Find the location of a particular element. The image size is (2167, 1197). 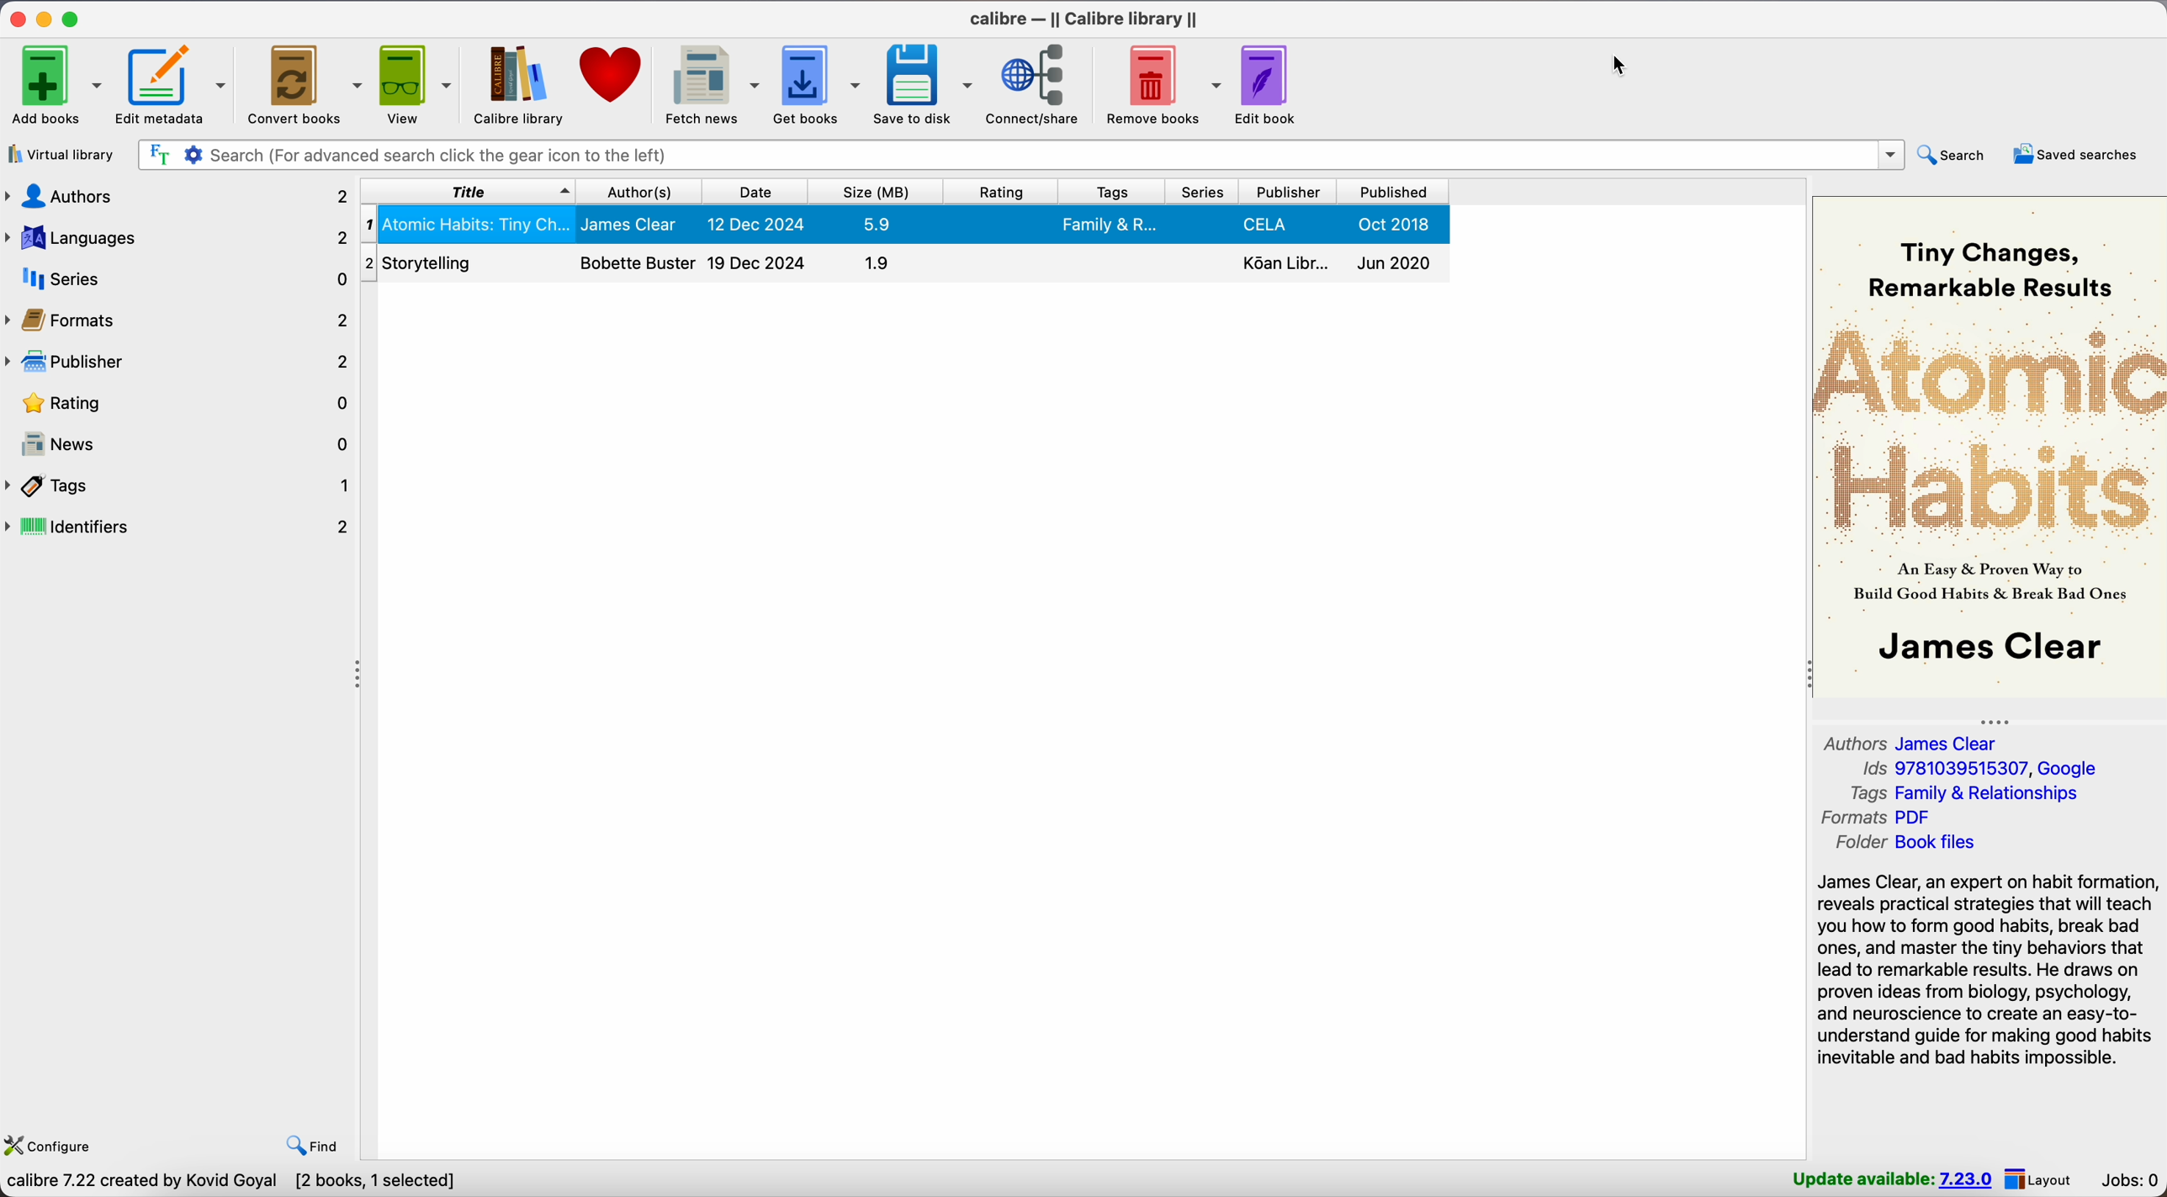

tags Family & Relationships is located at coordinates (1963, 793).